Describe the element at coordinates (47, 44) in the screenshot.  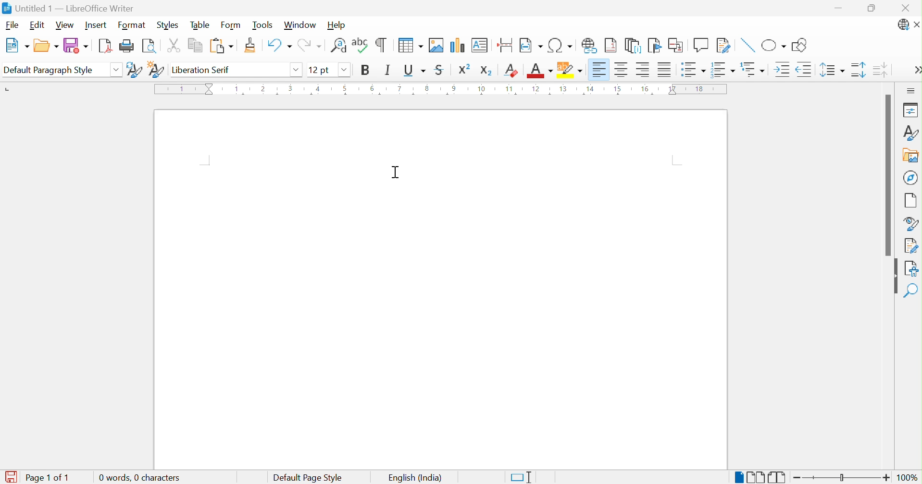
I see `Open` at that location.